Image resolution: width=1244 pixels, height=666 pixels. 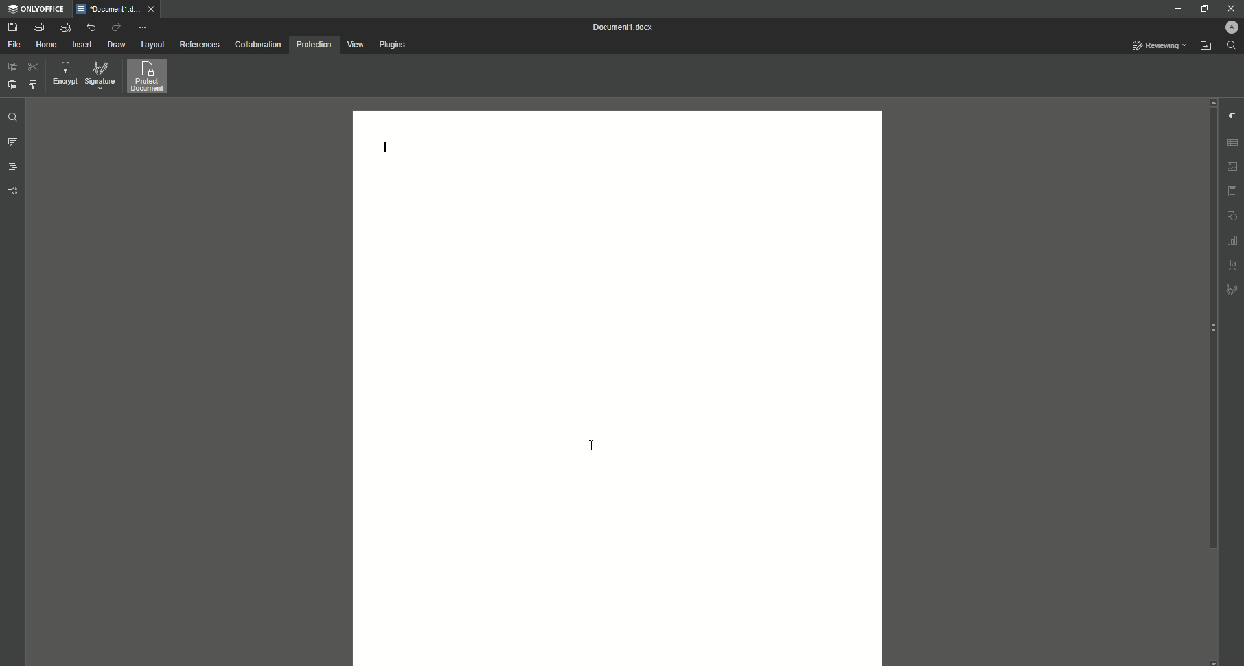 What do you see at coordinates (14, 45) in the screenshot?
I see `File` at bounding box center [14, 45].